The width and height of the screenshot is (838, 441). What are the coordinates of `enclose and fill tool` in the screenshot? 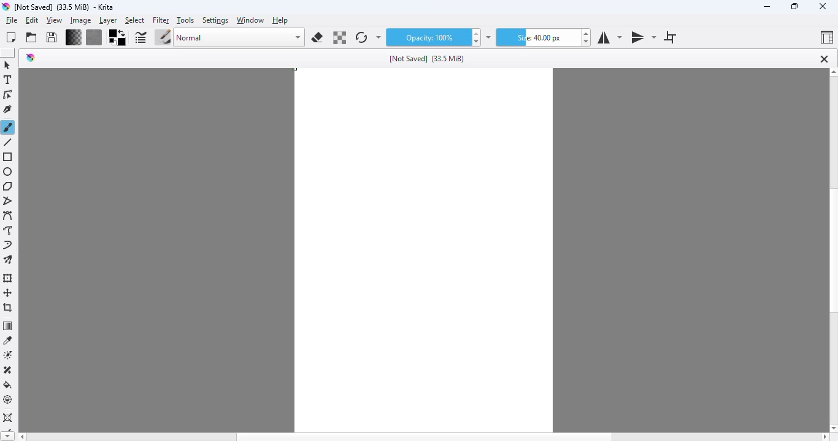 It's located at (8, 399).